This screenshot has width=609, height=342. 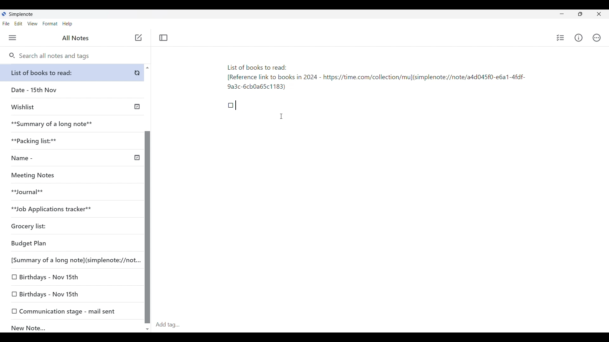 What do you see at coordinates (74, 260) in the screenshot?
I see `[Summary of a long note](simplenote://not...` at bounding box center [74, 260].